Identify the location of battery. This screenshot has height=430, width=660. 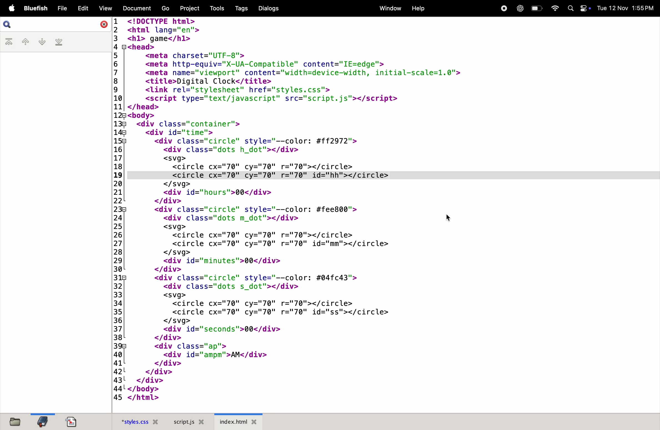
(535, 8).